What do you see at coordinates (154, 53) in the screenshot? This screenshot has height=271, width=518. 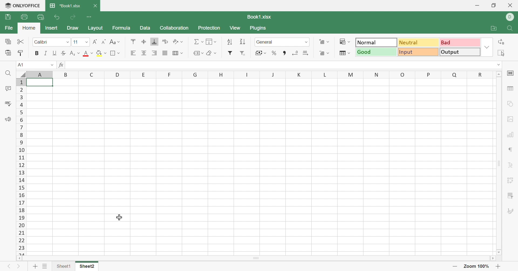 I see `Align Right` at bounding box center [154, 53].